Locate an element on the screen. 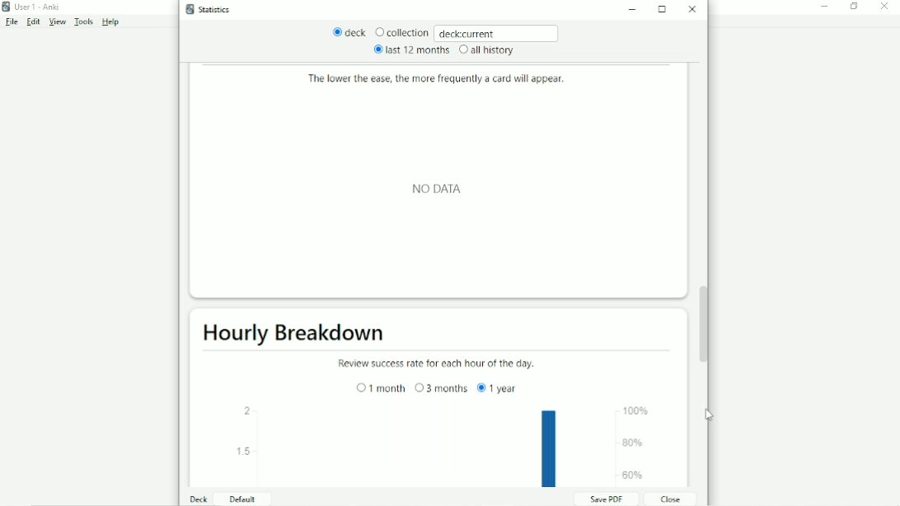 The width and height of the screenshot is (900, 506). Maximize is located at coordinates (663, 9).